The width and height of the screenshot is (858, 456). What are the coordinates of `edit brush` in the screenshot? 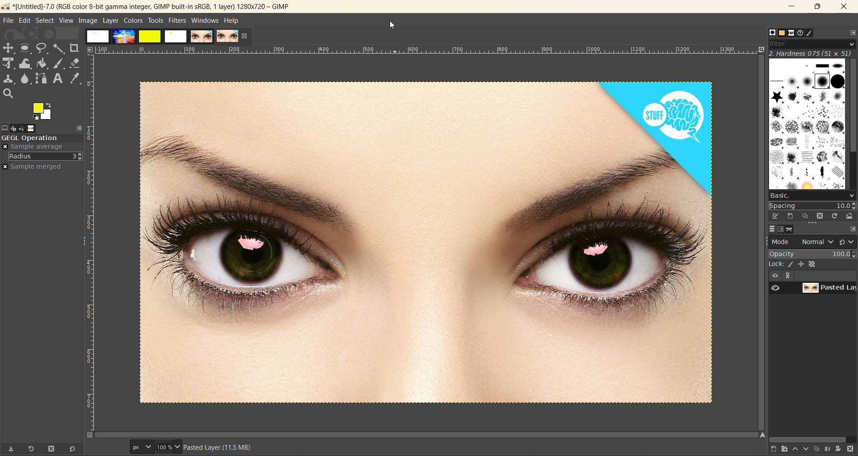 It's located at (776, 216).